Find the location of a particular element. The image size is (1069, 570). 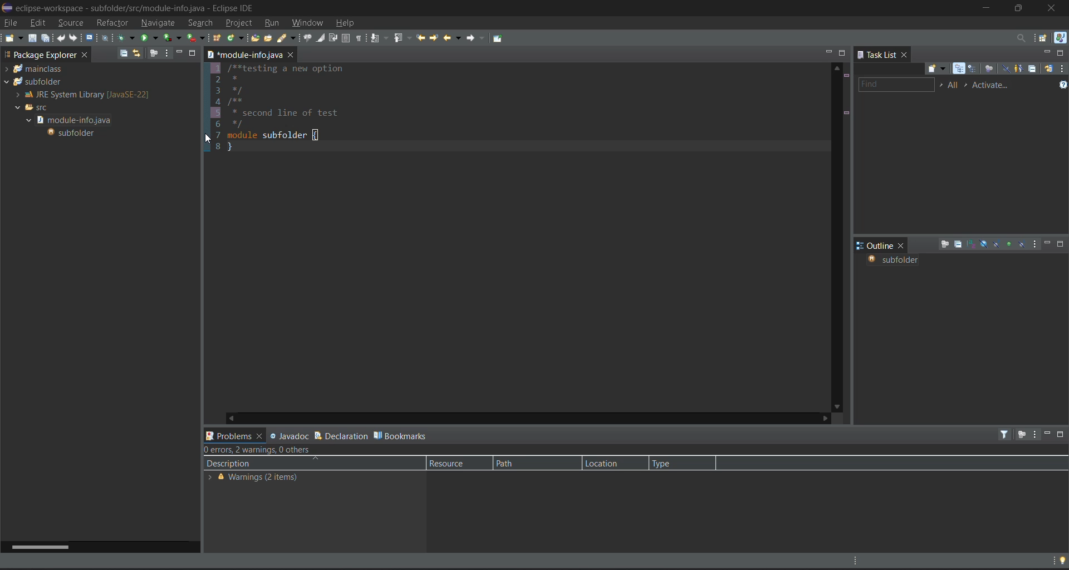

focus on active task is located at coordinates (155, 52).